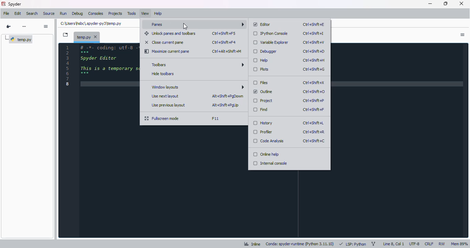 This screenshot has width=470, height=248. Describe the element at coordinates (314, 123) in the screenshot. I see `shortcut for history` at that location.